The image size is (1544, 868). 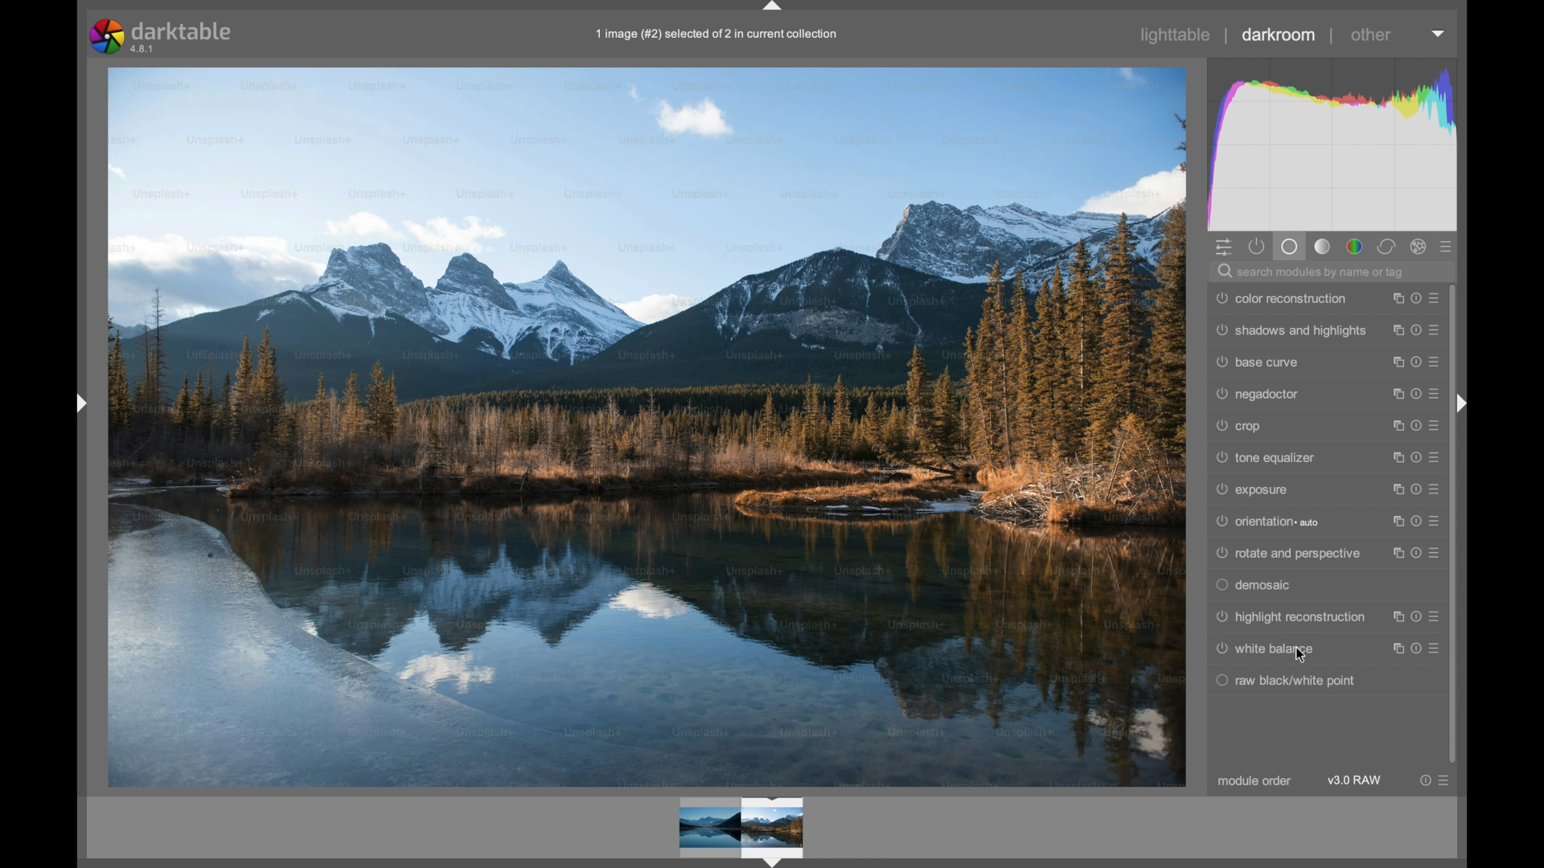 I want to click on quick access panel, so click(x=1224, y=248).